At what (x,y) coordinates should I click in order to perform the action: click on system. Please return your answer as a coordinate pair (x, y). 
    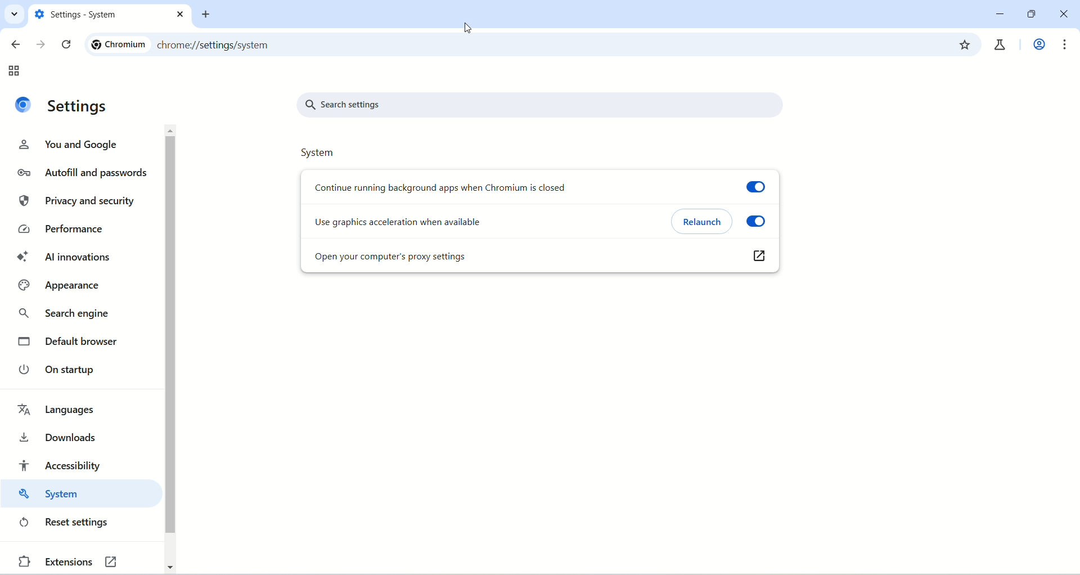
    Looking at the image, I should click on (75, 496).